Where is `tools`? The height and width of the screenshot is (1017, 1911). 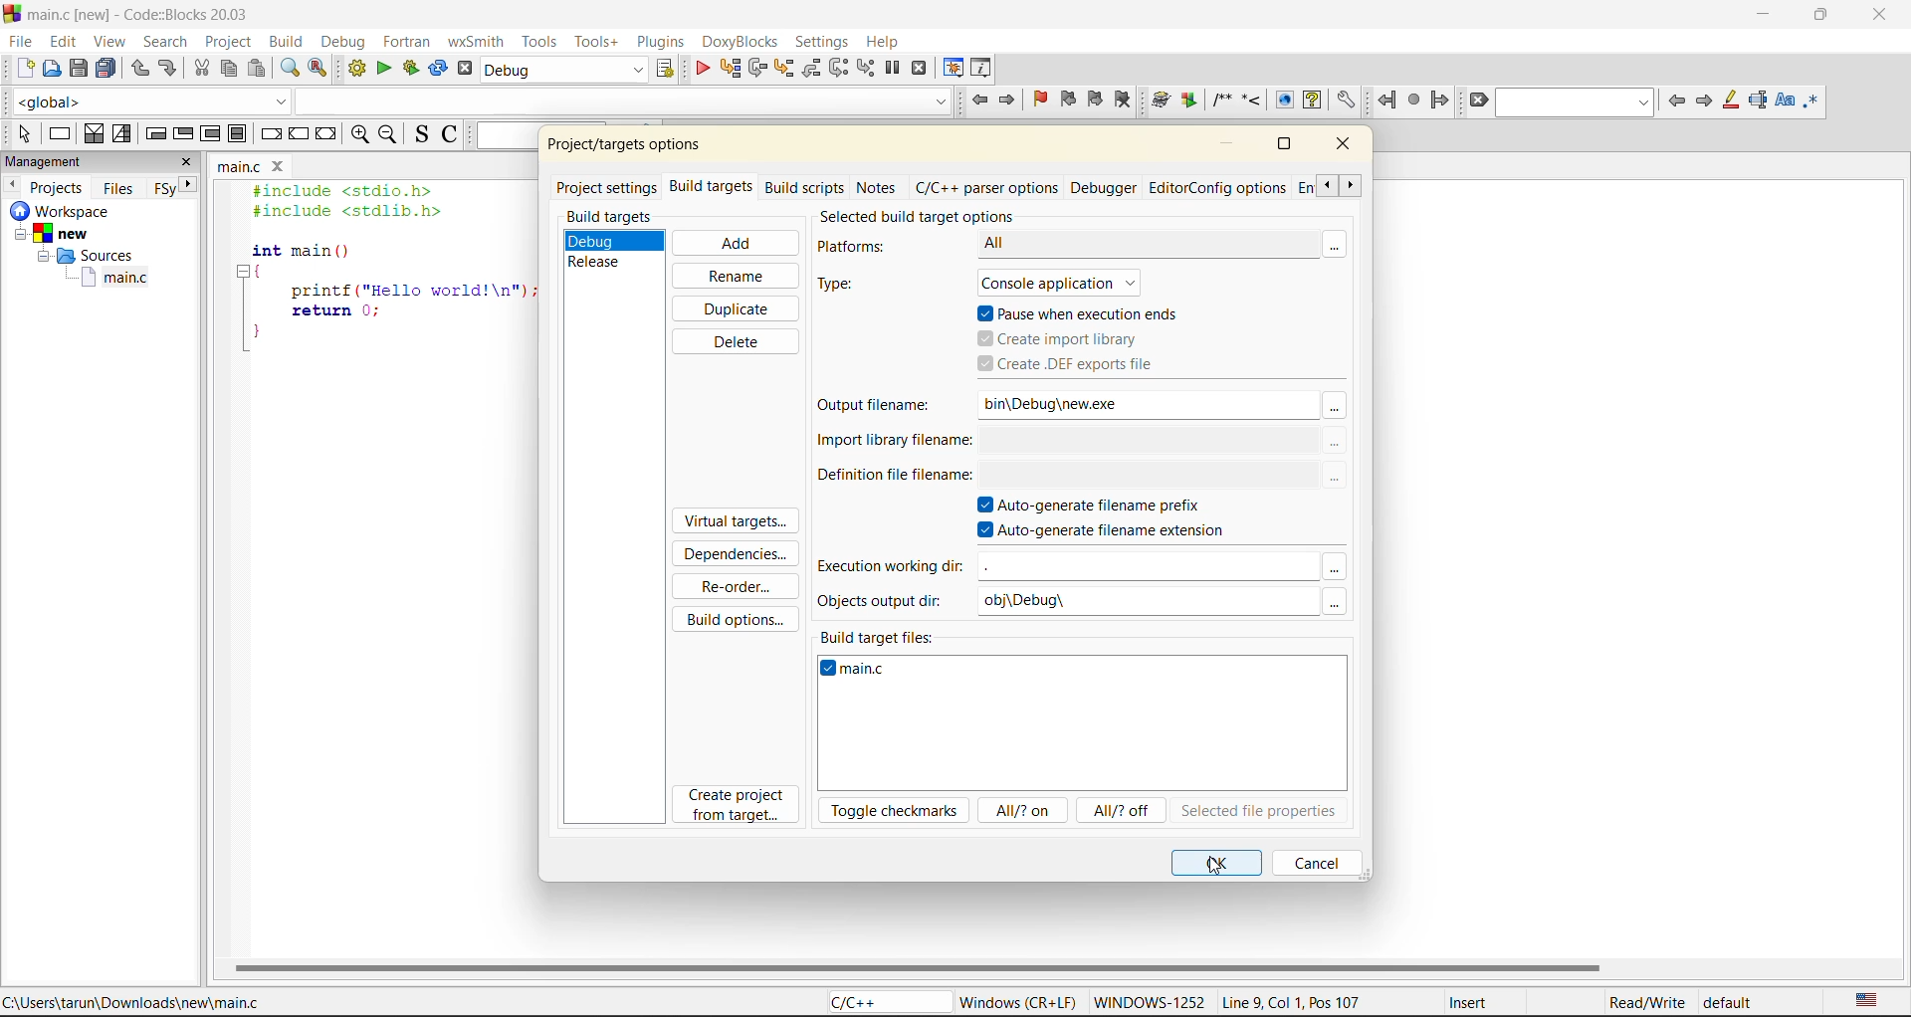
tools is located at coordinates (538, 43).